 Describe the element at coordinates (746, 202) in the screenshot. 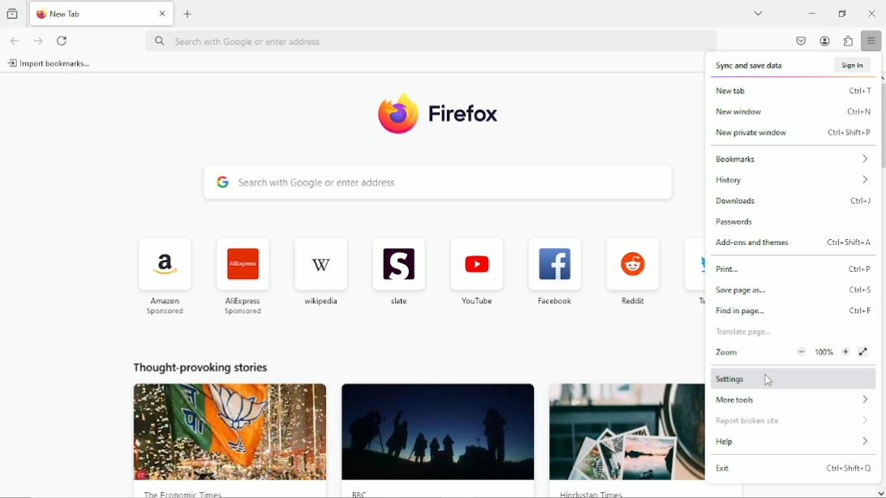

I see `downloads` at that location.